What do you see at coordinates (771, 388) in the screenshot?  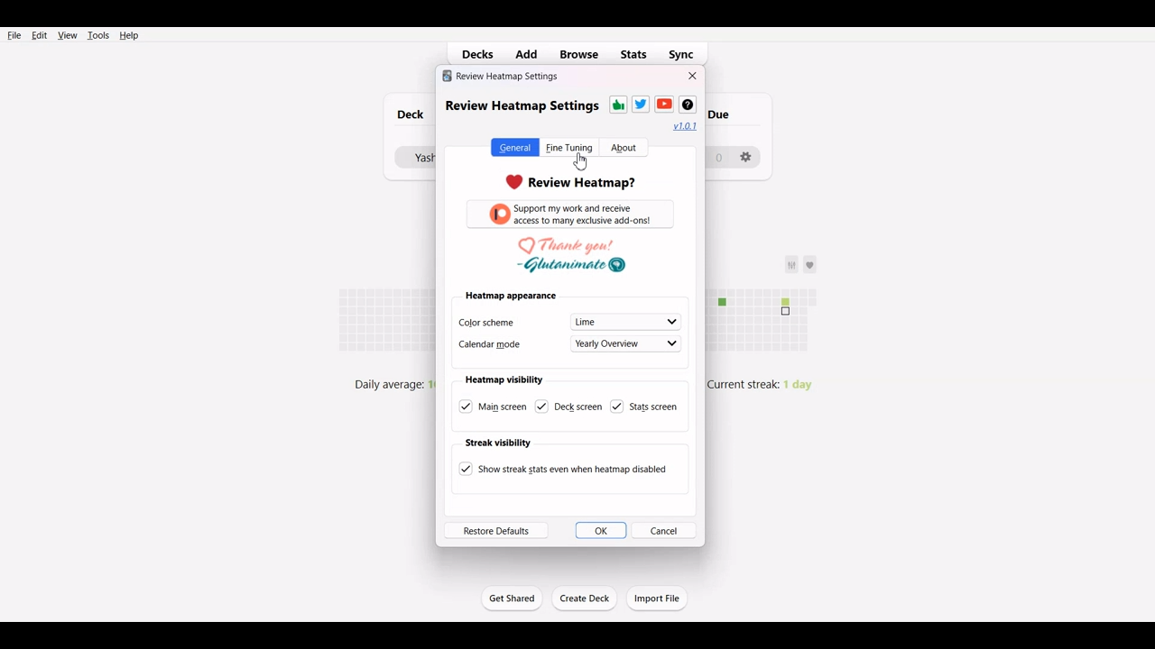 I see `Current streak: 1 day` at bounding box center [771, 388].